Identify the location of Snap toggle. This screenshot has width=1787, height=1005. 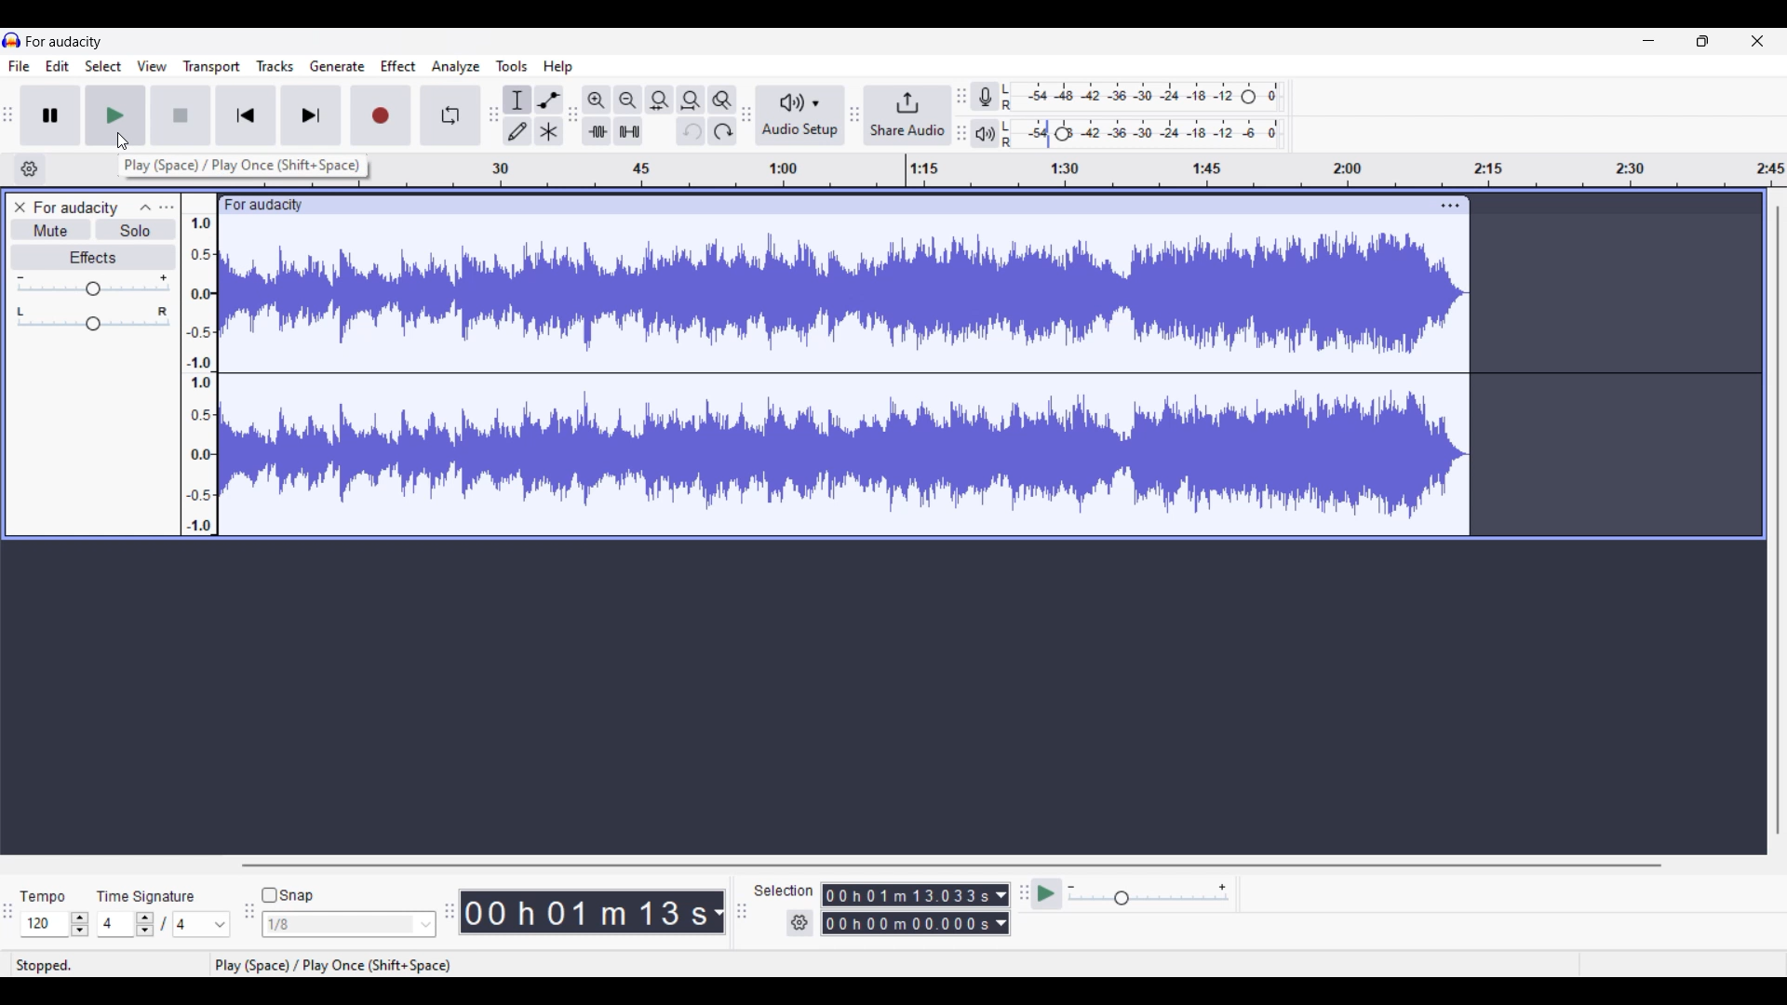
(288, 895).